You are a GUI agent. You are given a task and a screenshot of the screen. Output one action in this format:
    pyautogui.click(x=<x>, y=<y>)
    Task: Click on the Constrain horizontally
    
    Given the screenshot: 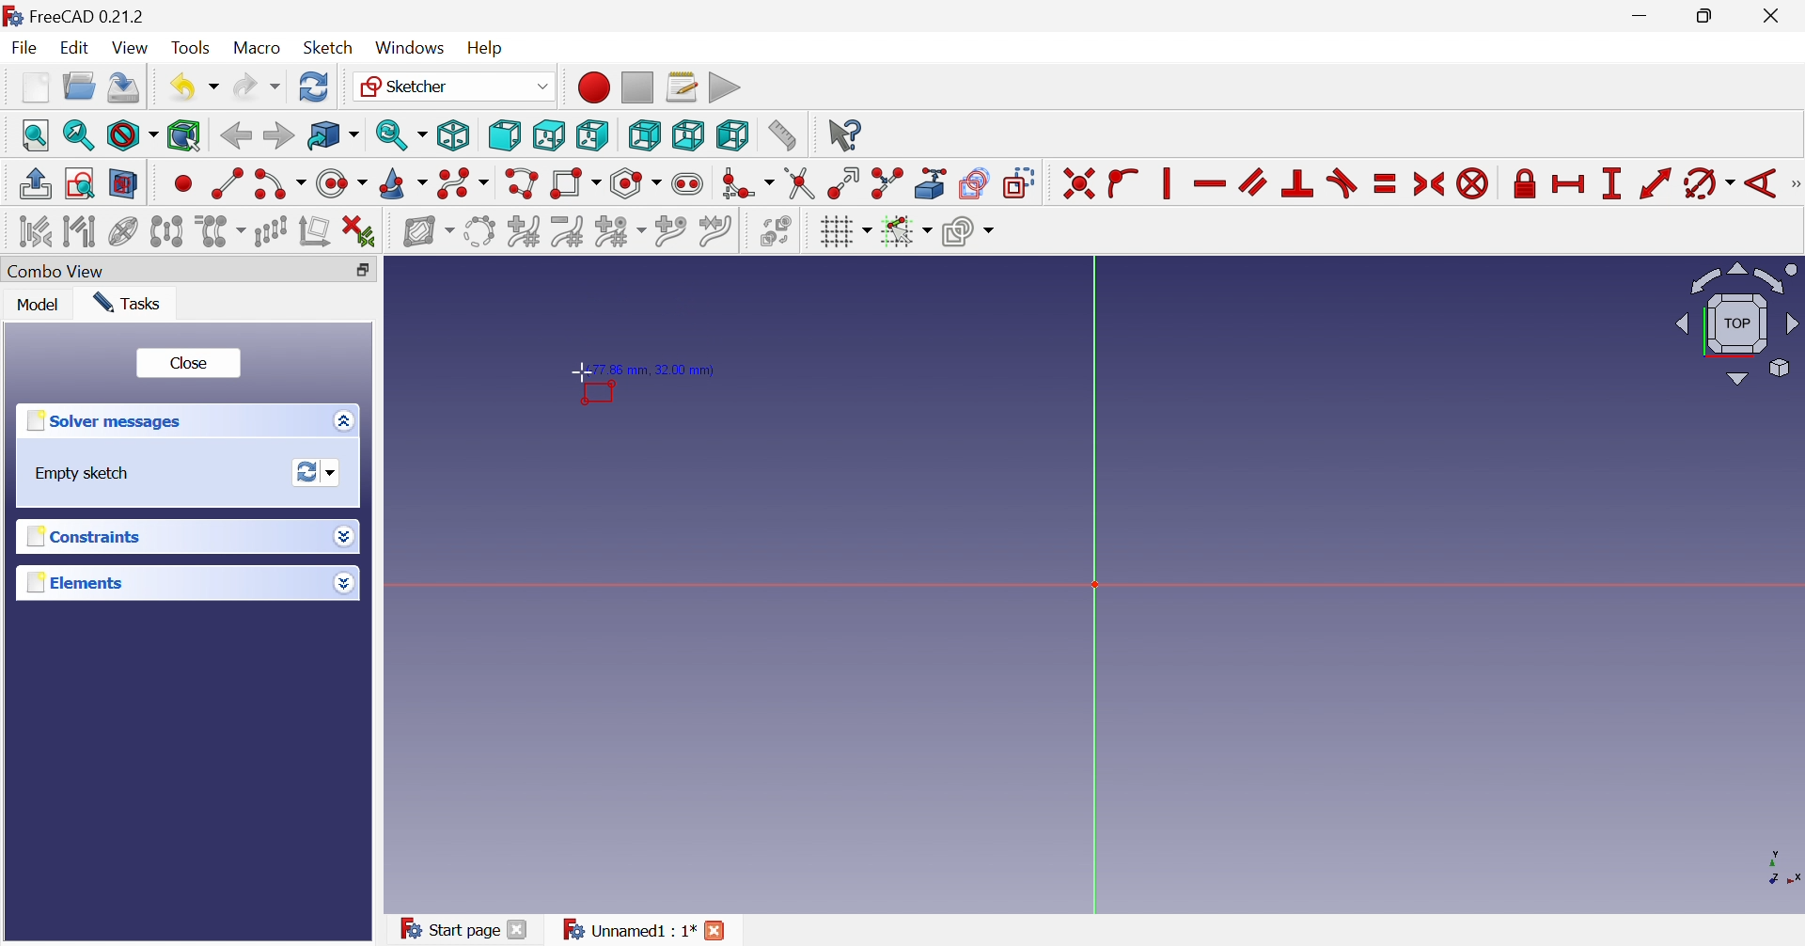 What is the action you would take?
    pyautogui.click(x=1209, y=184)
    